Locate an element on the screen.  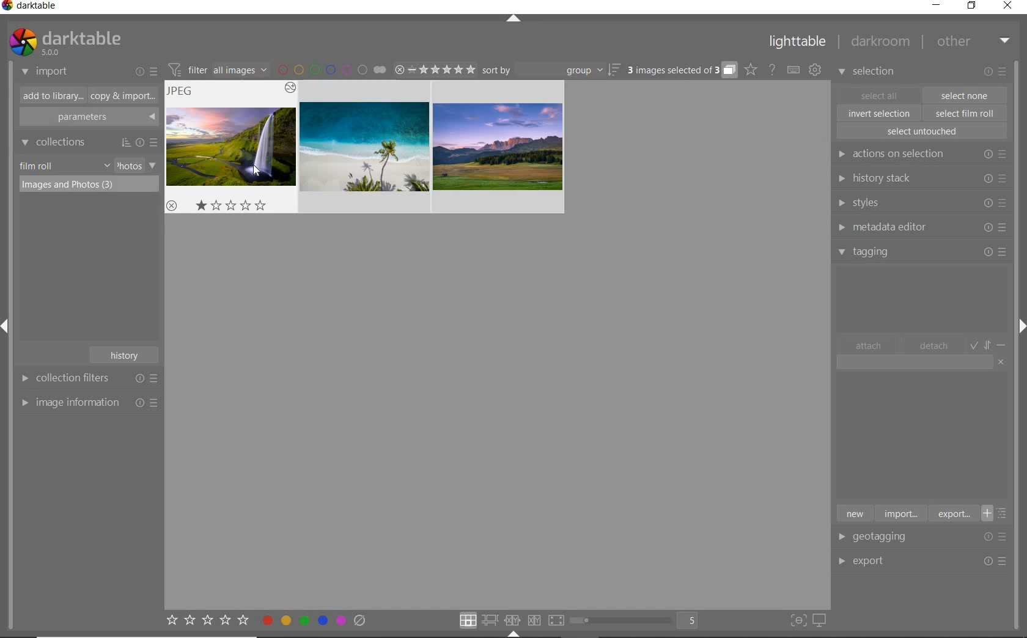
darkroom is located at coordinates (881, 43).